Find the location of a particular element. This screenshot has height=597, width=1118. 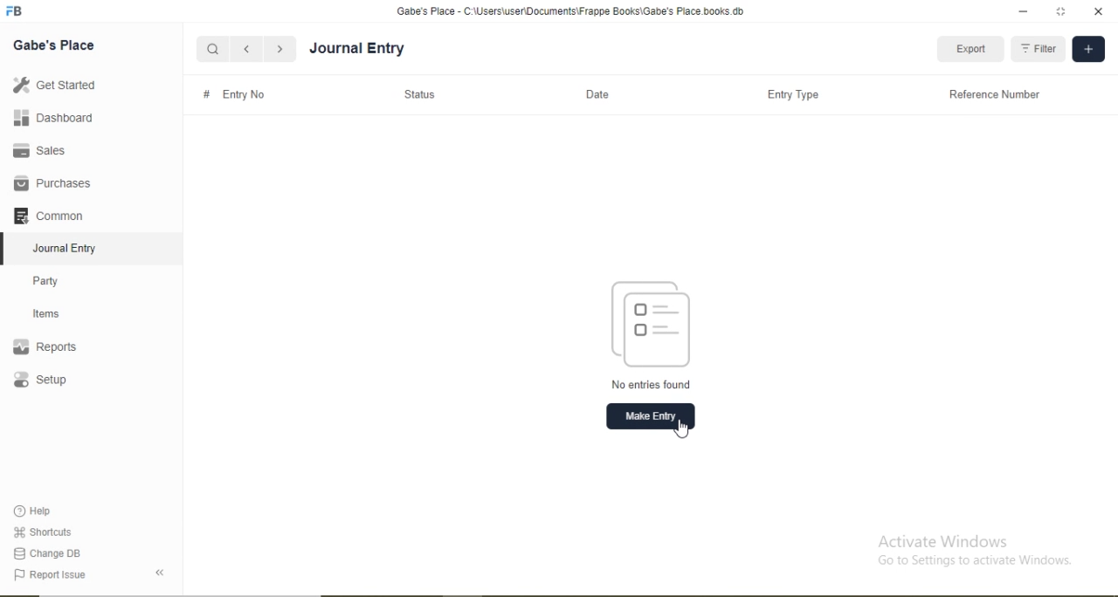

Change DB is located at coordinates (48, 552).